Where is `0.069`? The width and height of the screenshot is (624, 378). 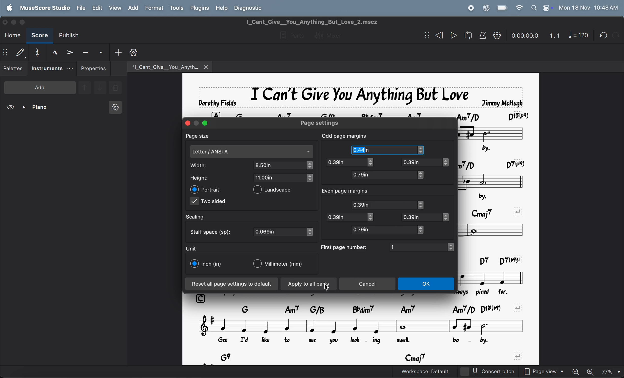
0.069 is located at coordinates (280, 232).